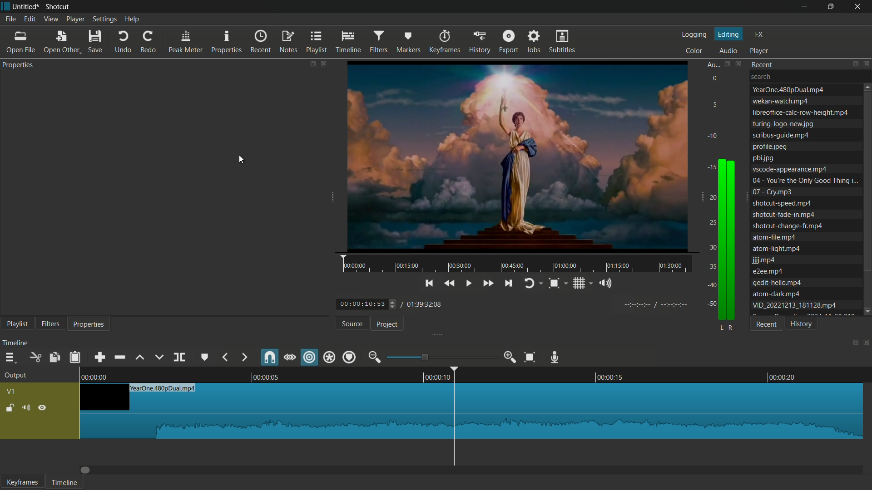 The image size is (872, 490). I want to click on properties, so click(17, 65).